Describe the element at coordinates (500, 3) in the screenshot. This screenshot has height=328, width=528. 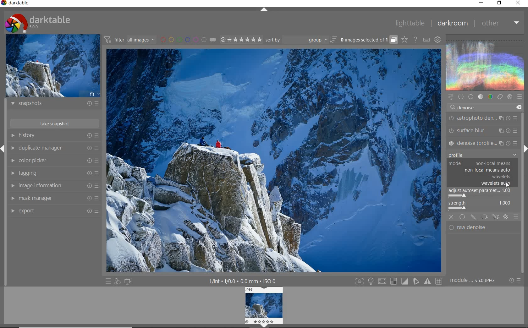
I see `restore` at that location.